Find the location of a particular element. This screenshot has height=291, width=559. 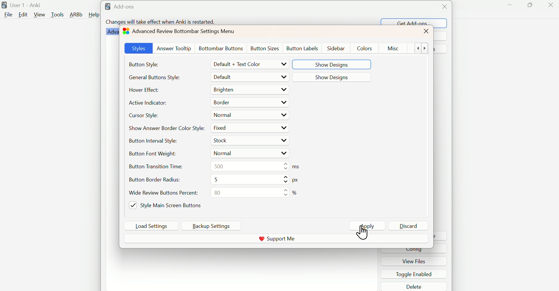

Show Designs is located at coordinates (329, 64).